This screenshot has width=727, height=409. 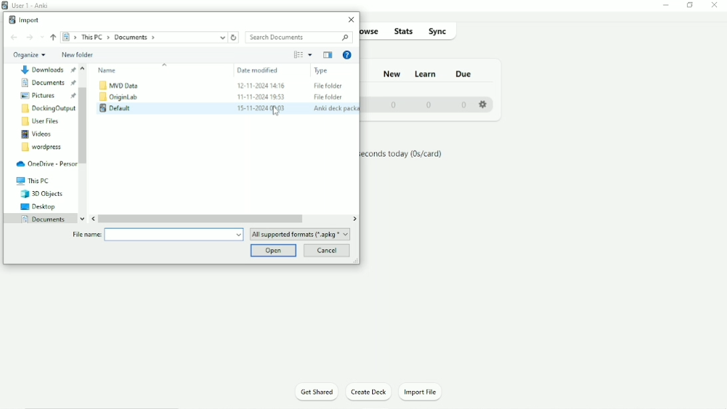 What do you see at coordinates (48, 109) in the screenshot?
I see `DockingOutput` at bounding box center [48, 109].